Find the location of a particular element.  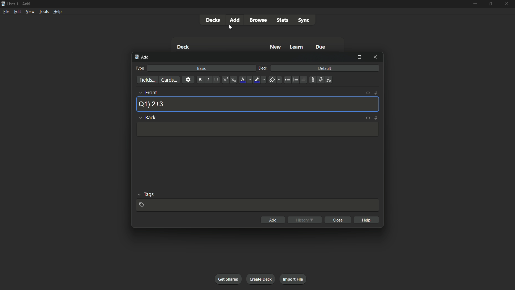

close is located at coordinates (339, 220).